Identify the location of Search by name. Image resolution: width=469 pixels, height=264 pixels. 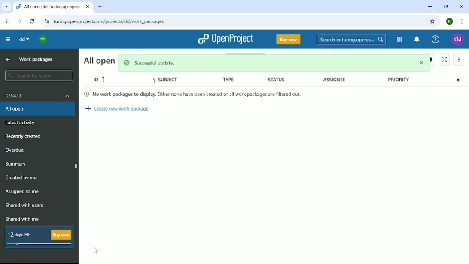
(40, 75).